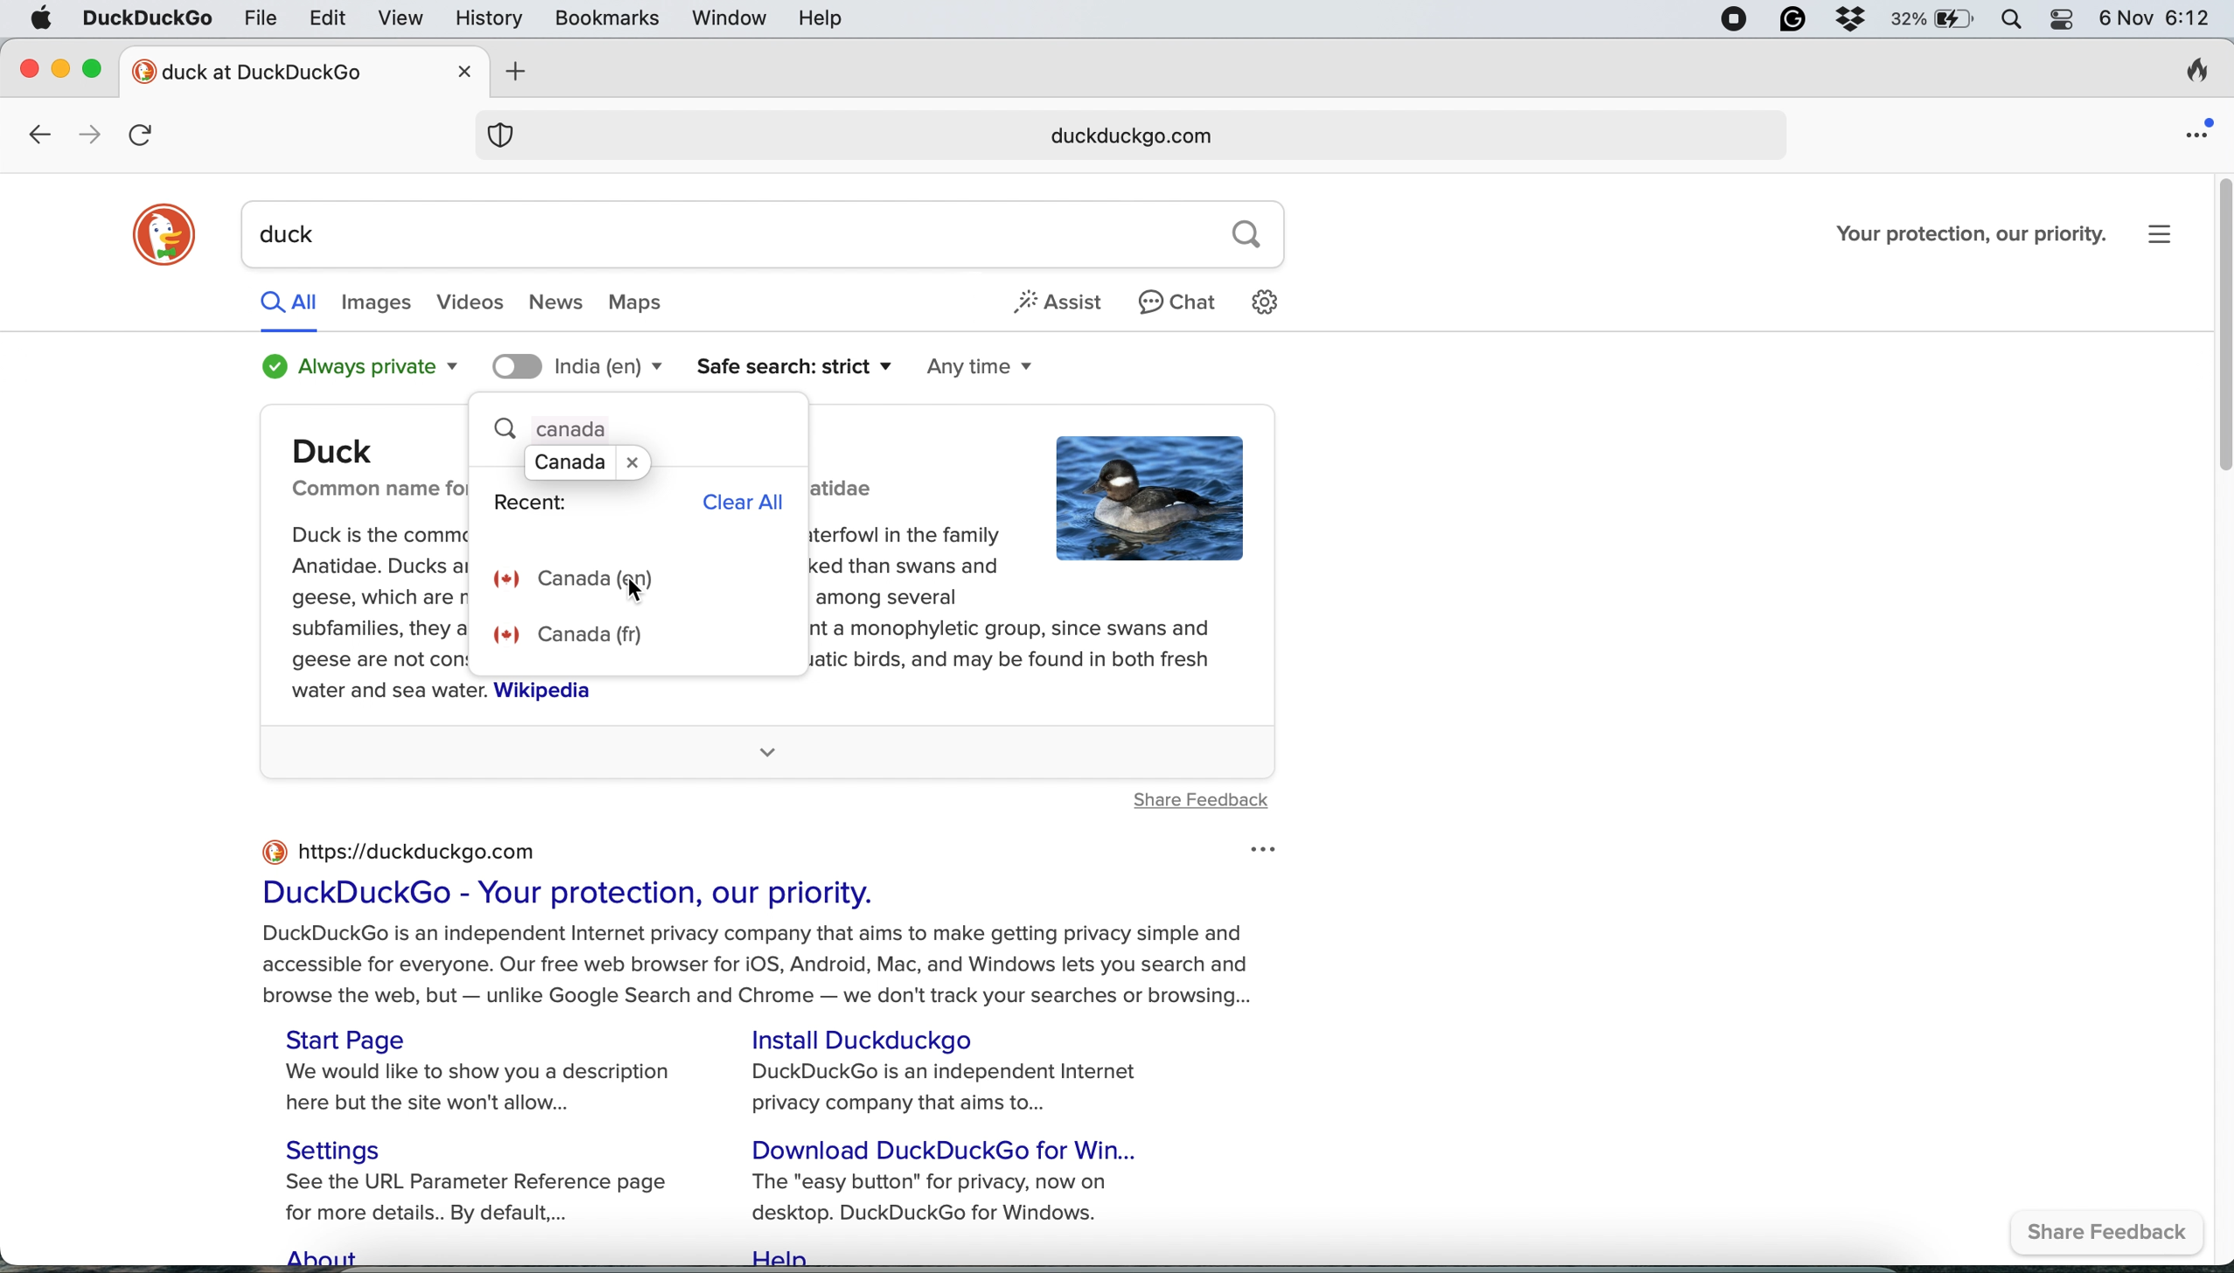  What do you see at coordinates (489, 1200) in the screenshot?
I see `See the URL Parameter Reference page
for more details.. By default,...` at bounding box center [489, 1200].